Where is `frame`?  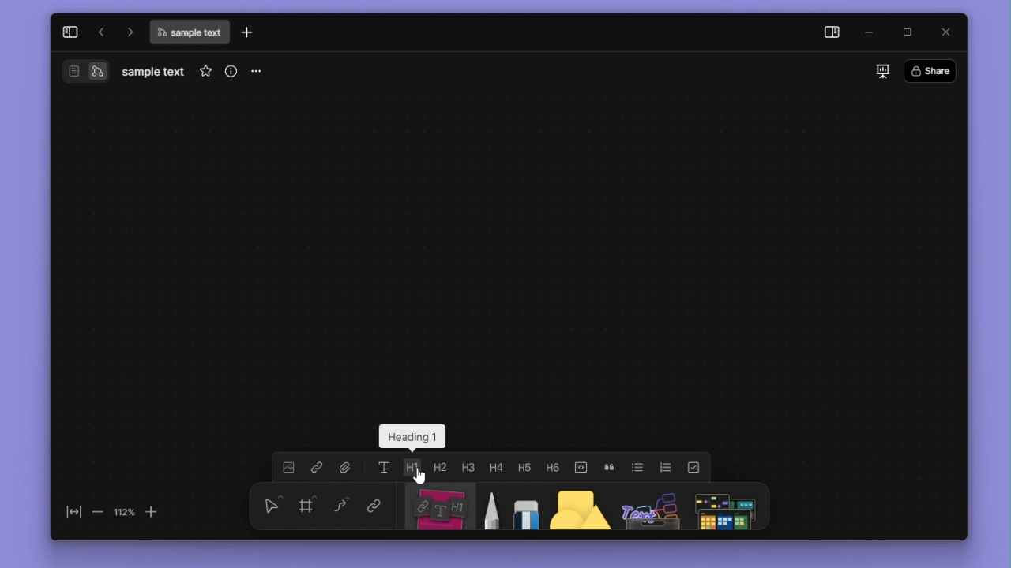
frame is located at coordinates (306, 504).